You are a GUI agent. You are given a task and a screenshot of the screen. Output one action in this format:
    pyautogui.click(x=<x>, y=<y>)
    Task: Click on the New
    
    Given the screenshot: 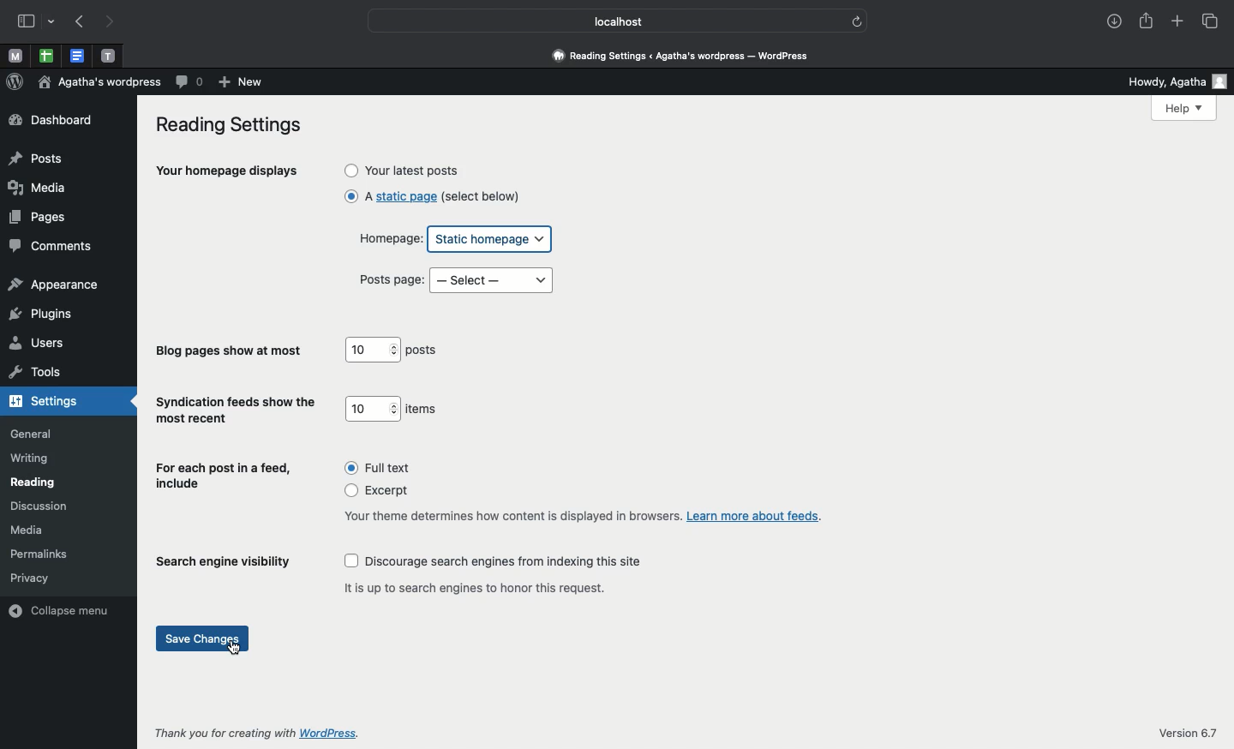 What is the action you would take?
    pyautogui.click(x=243, y=83)
    